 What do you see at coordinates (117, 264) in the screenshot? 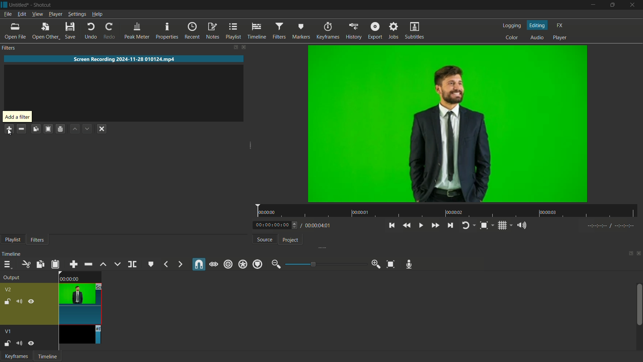
I see `overwrite` at bounding box center [117, 264].